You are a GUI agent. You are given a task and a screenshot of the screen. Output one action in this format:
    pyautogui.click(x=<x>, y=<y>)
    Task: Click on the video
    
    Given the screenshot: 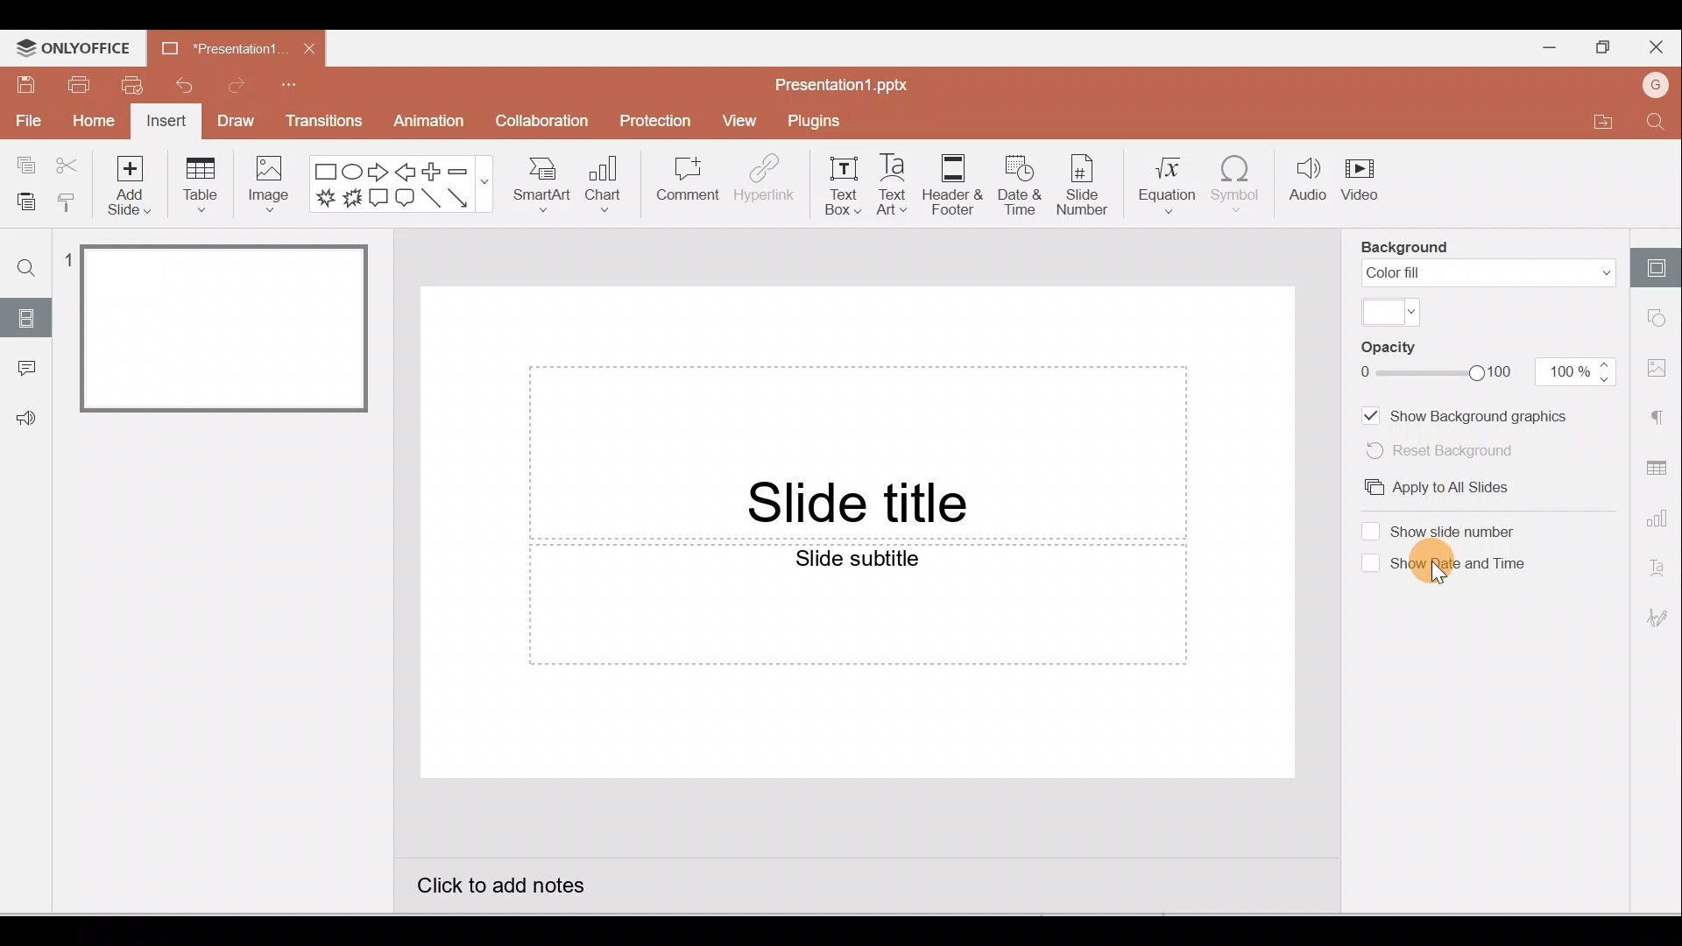 What is the action you would take?
    pyautogui.click(x=1363, y=184)
    